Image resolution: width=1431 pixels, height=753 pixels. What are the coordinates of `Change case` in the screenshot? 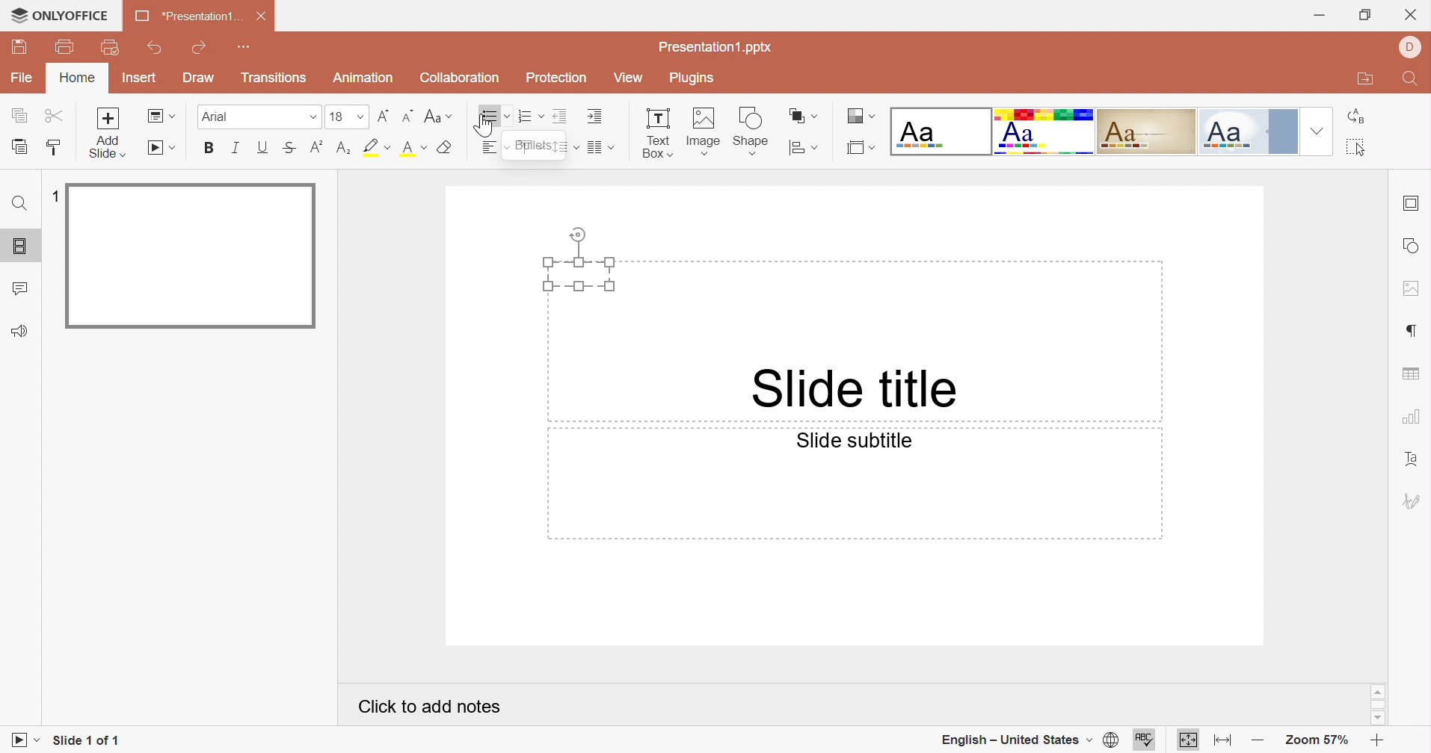 It's located at (440, 118).